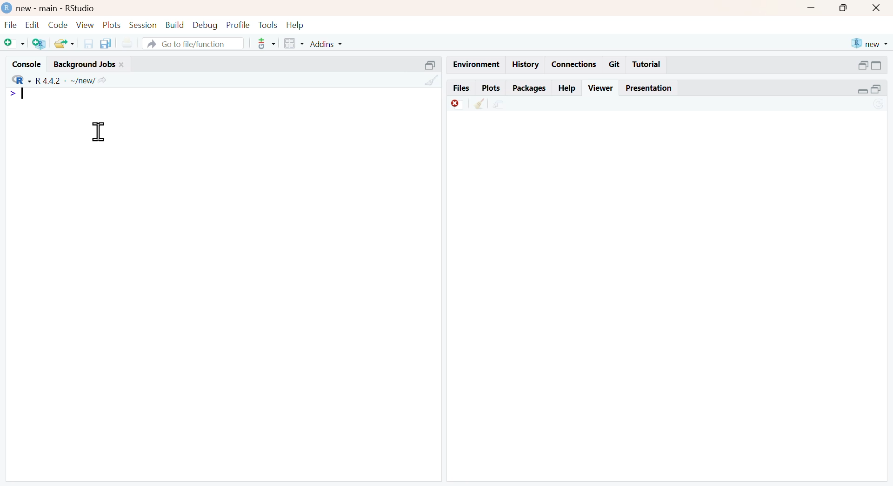 This screenshot has height=486, width=893. What do you see at coordinates (490, 88) in the screenshot?
I see `Plots` at bounding box center [490, 88].